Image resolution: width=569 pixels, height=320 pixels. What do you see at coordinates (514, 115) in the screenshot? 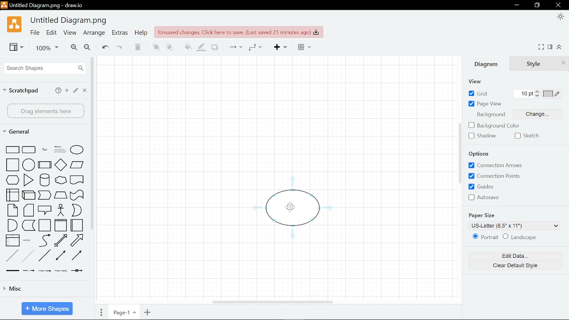
I see `Change background` at bounding box center [514, 115].